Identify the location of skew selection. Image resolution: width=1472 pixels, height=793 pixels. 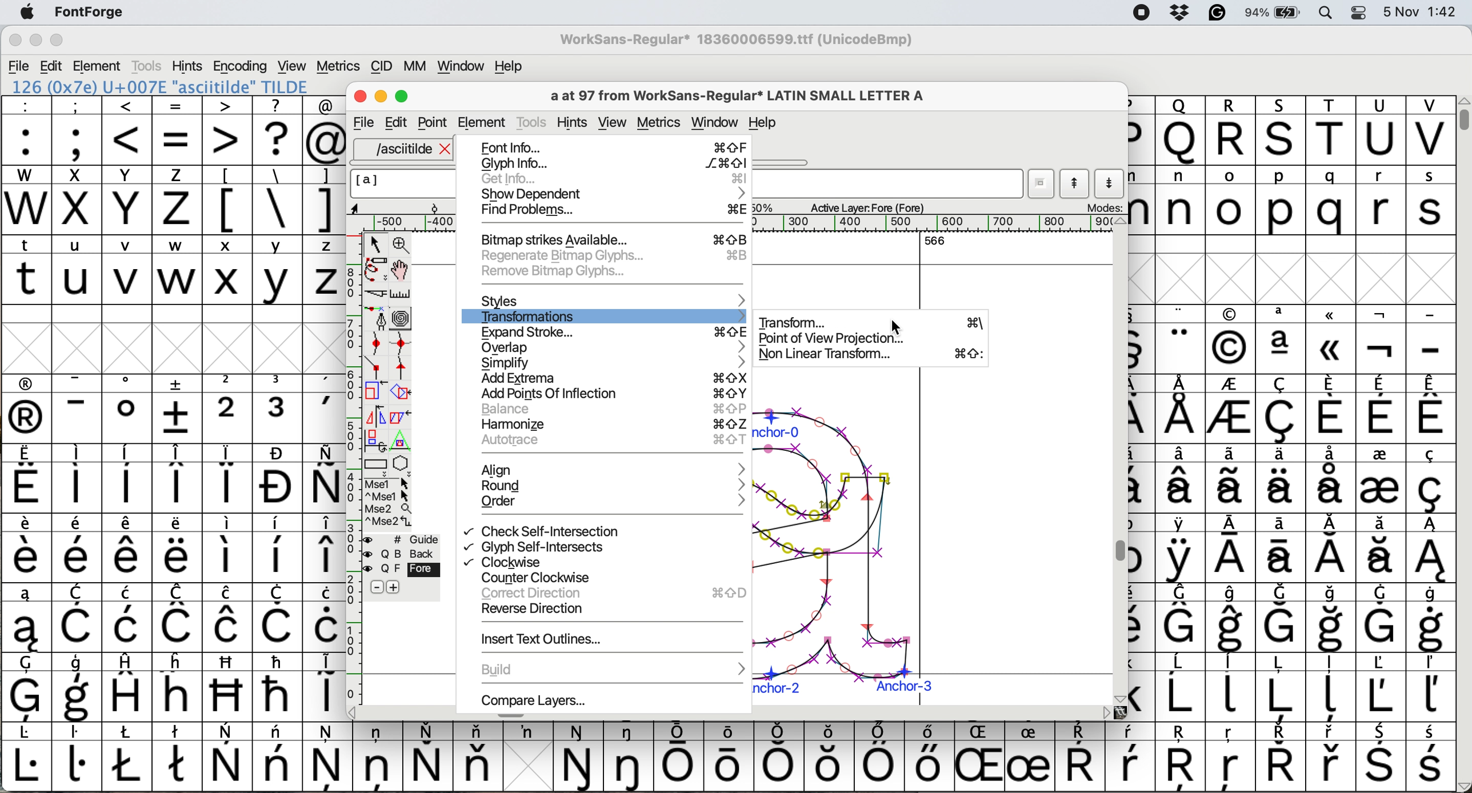
(403, 419).